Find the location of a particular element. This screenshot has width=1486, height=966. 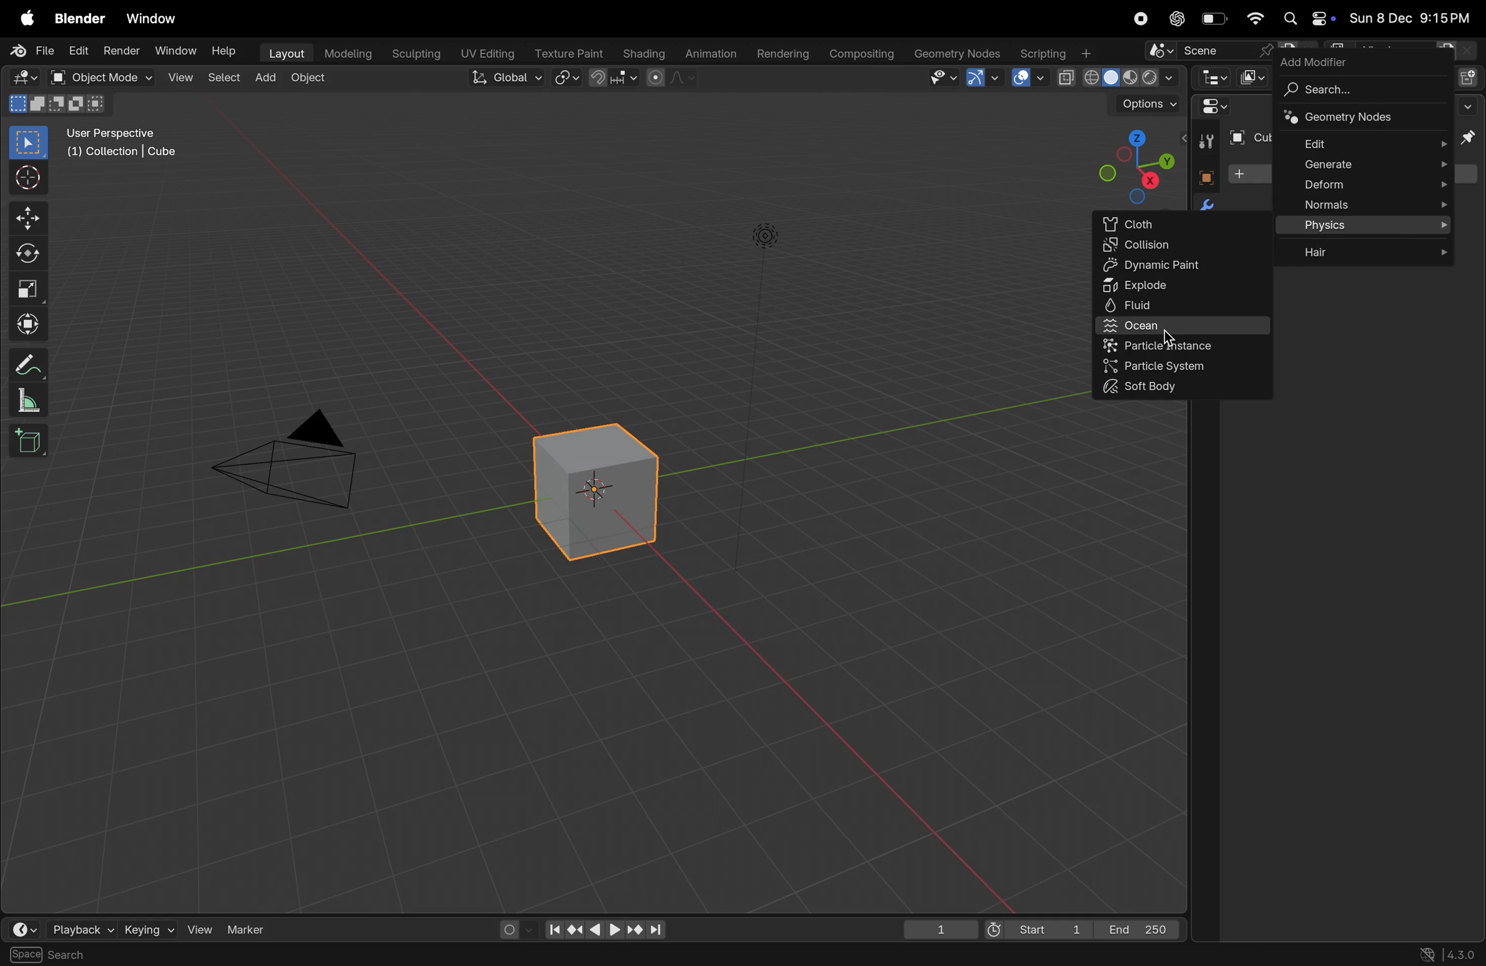

scale is located at coordinates (28, 290).